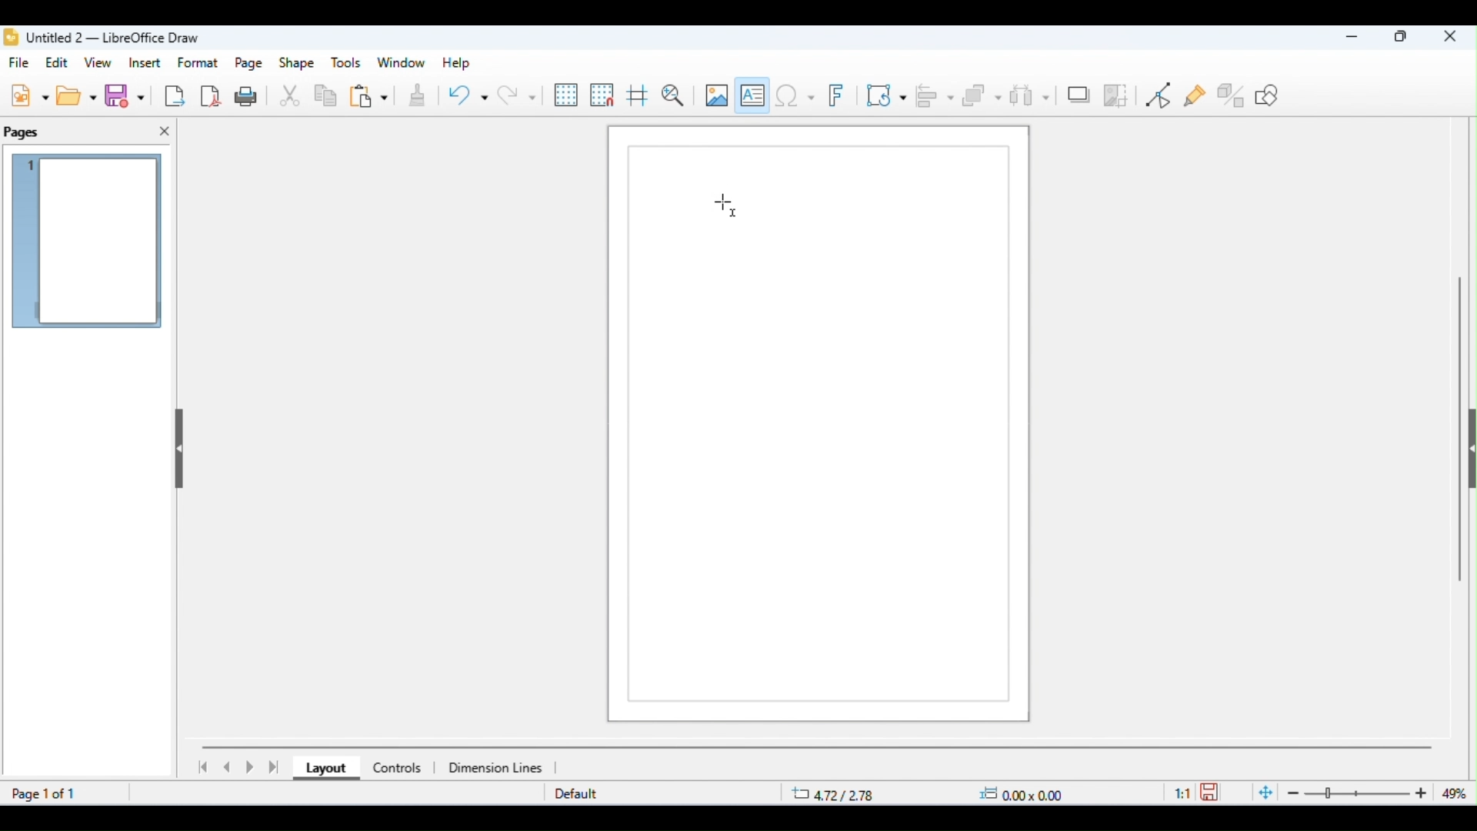  Describe the element at coordinates (174, 95) in the screenshot. I see `export` at that location.